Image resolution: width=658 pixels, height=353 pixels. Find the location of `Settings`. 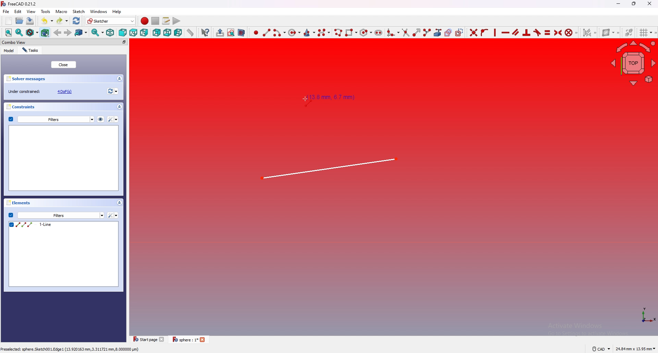

Settings is located at coordinates (61, 216).